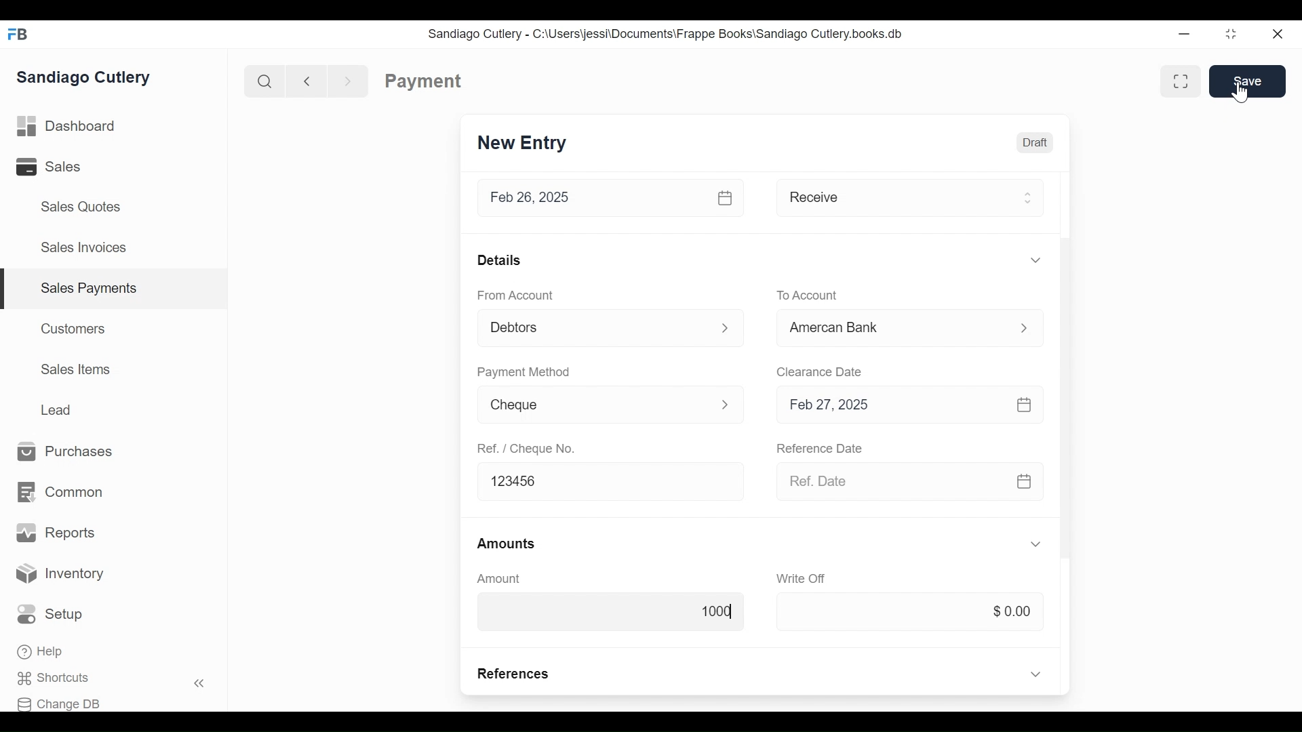 This screenshot has height=732, width=1302. Describe the element at coordinates (79, 207) in the screenshot. I see `Sales Quotes` at that location.